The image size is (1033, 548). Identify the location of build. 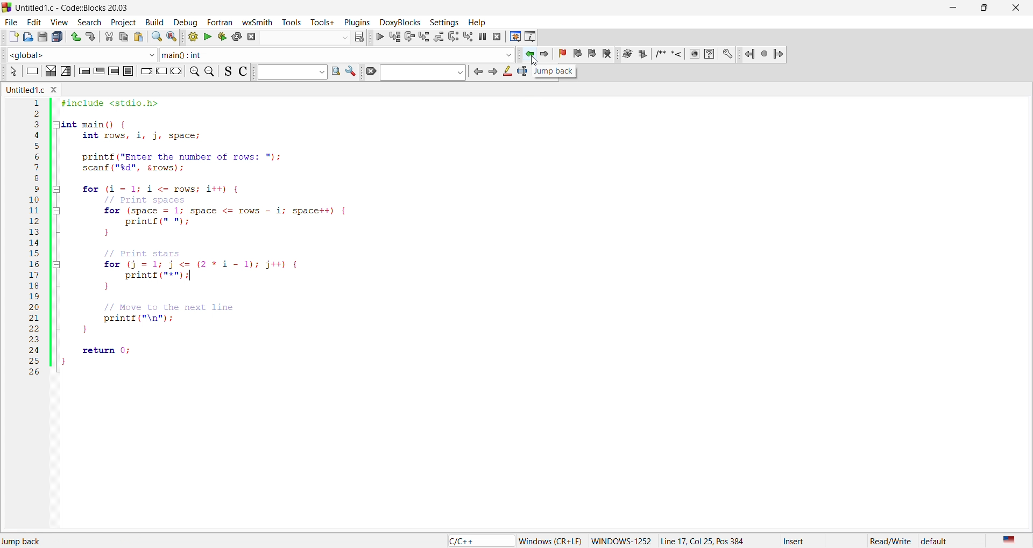
(154, 21).